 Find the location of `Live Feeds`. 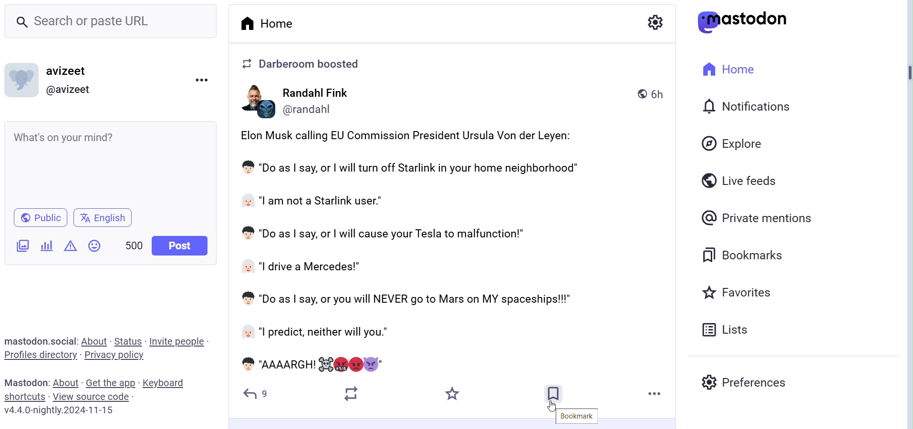

Live Feeds is located at coordinates (738, 178).